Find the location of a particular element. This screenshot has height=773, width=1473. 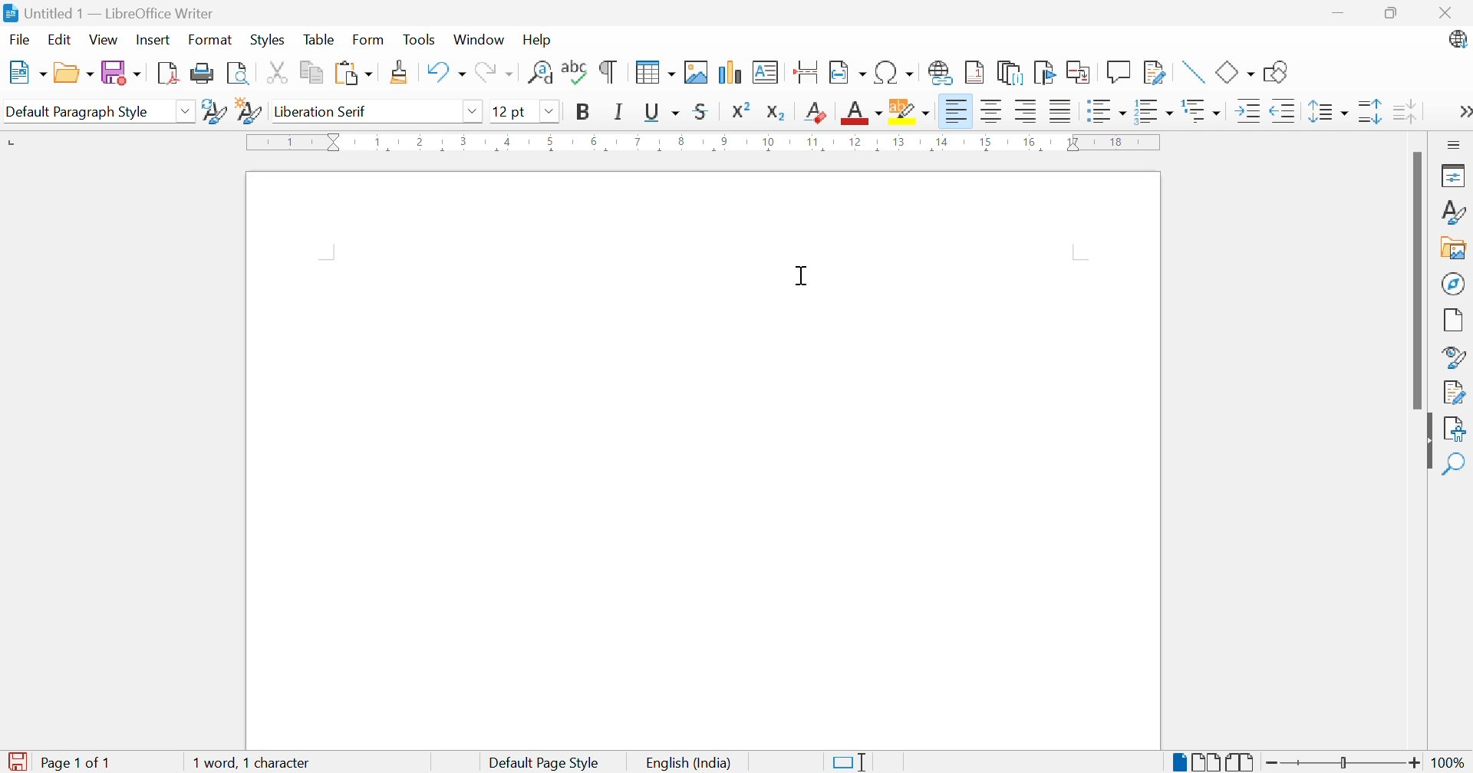

Redo is located at coordinates (494, 73).